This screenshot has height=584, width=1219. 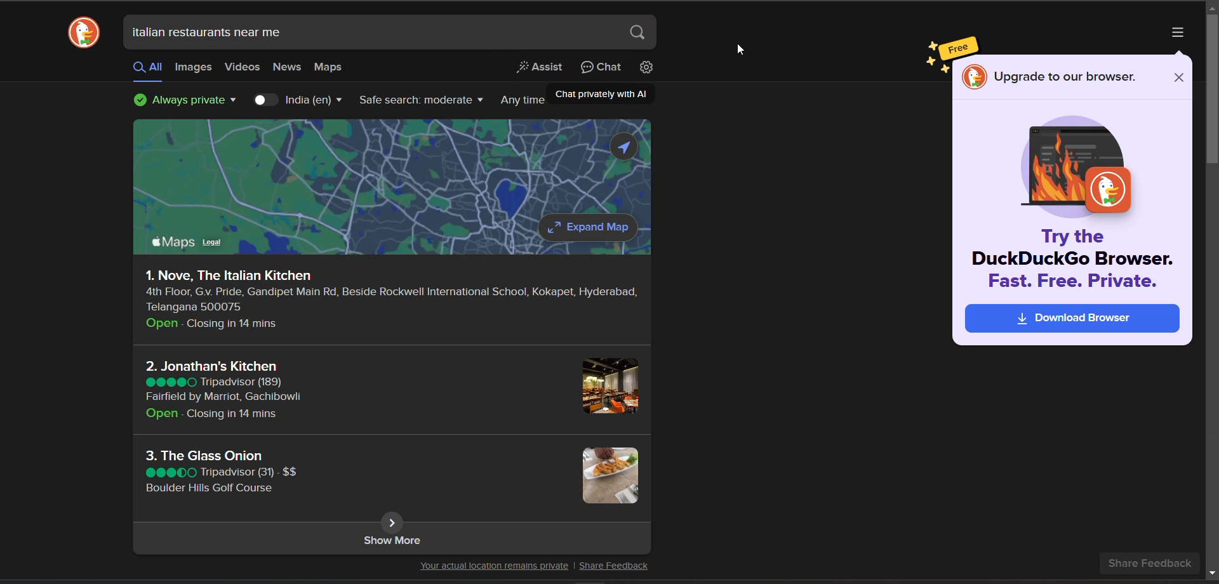 I want to click on more options, so click(x=1178, y=32).